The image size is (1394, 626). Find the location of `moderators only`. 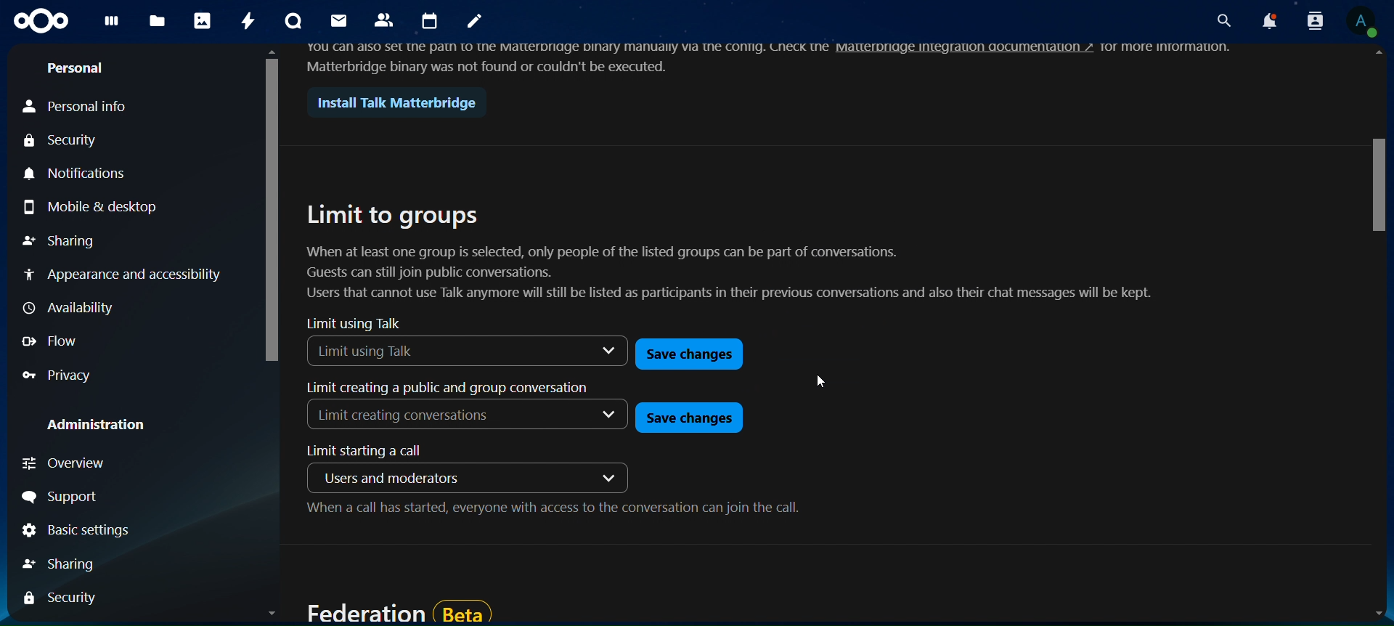

moderators only is located at coordinates (383, 478).